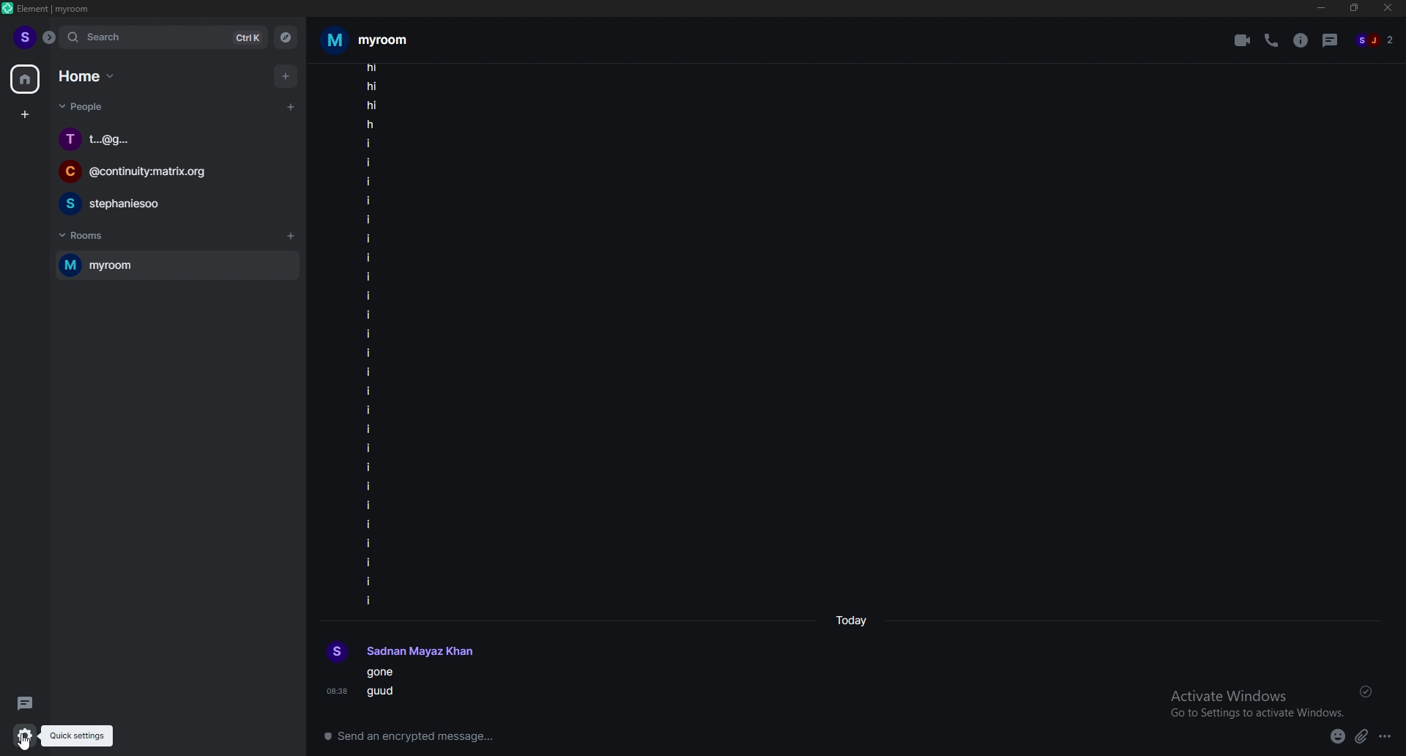 The image size is (1406, 756). I want to click on attachment, so click(1361, 736).